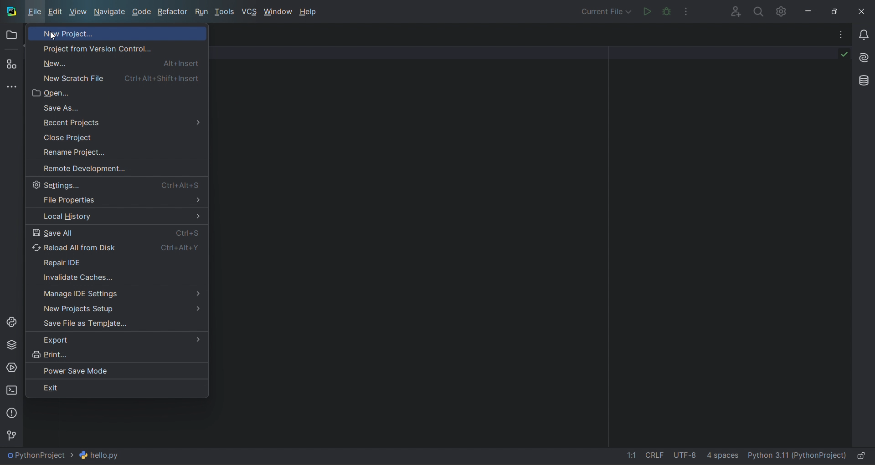 Image resolution: width=875 pixels, height=465 pixels. Describe the element at coordinates (109, 12) in the screenshot. I see `navigate` at that location.